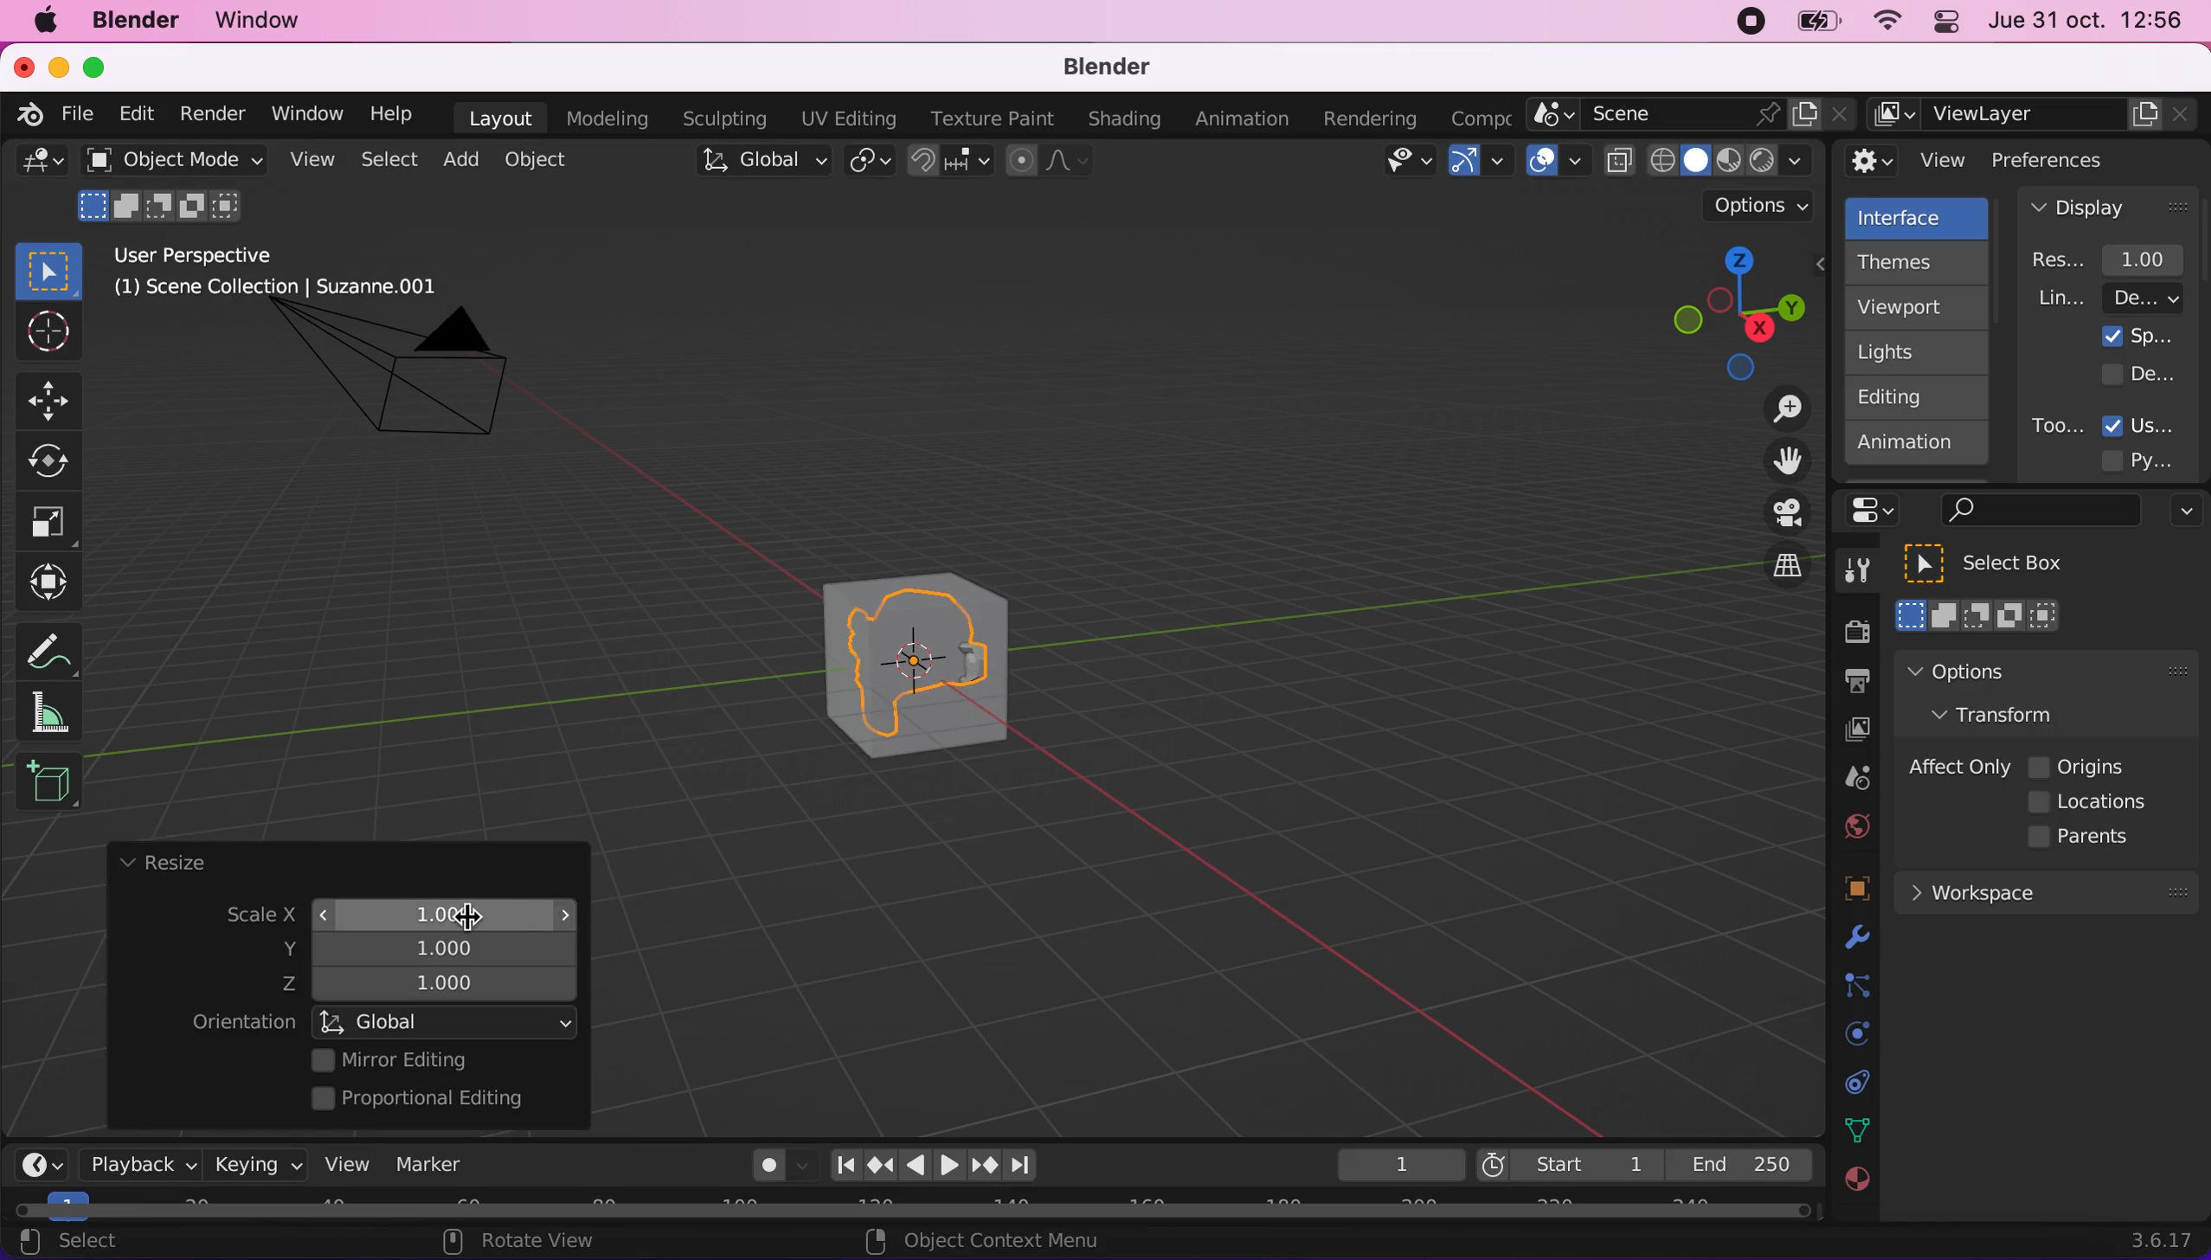 The image size is (2211, 1260). Describe the element at coordinates (1479, 166) in the screenshot. I see `gizmos` at that location.